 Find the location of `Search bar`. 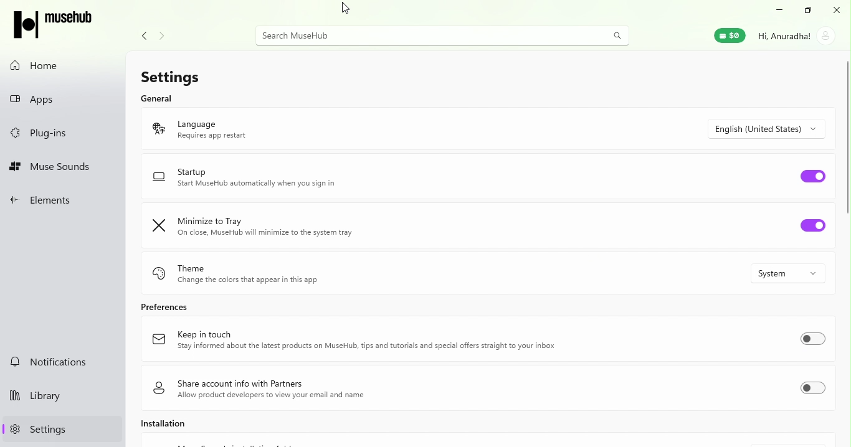

Search bar is located at coordinates (427, 34).